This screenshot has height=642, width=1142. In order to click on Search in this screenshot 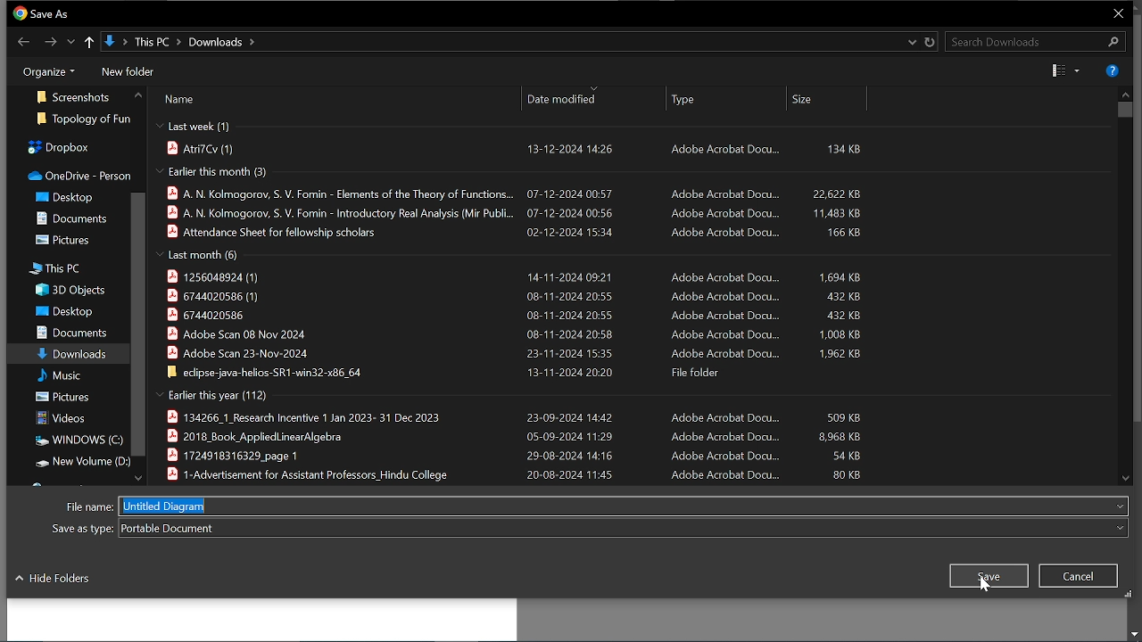, I will do `click(1040, 42)`.